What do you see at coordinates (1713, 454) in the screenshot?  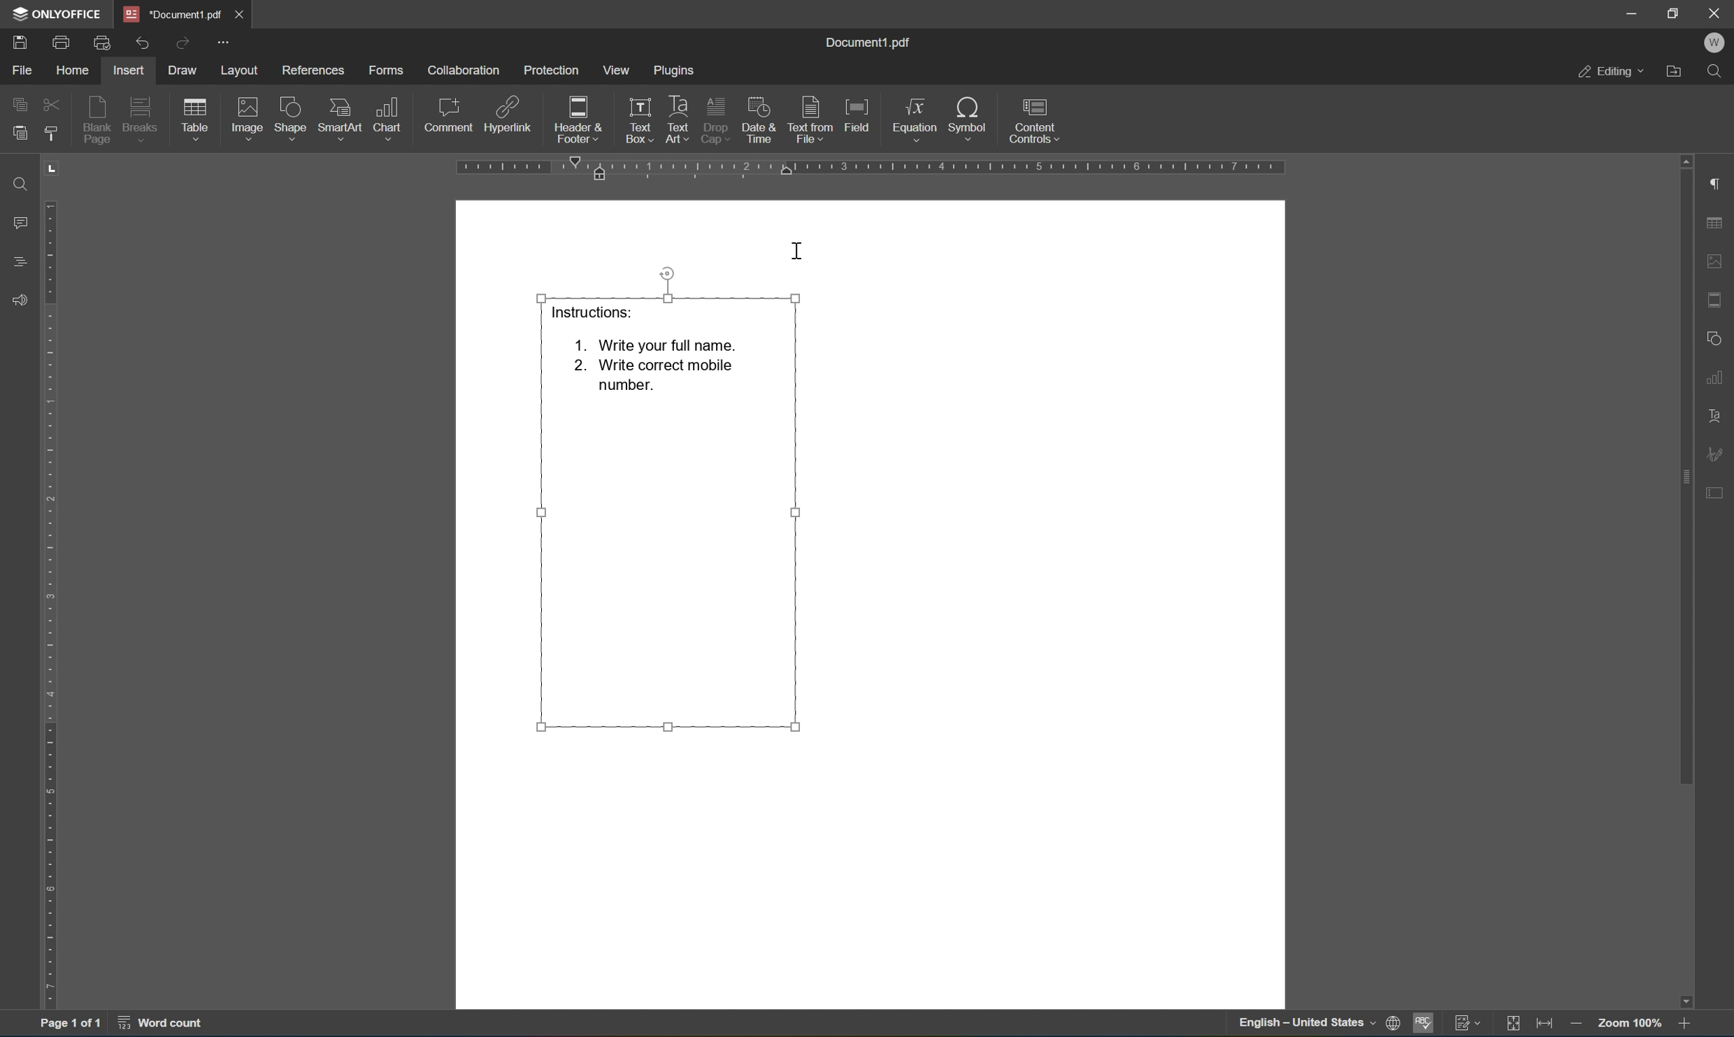 I see `signature settings` at bounding box center [1713, 454].